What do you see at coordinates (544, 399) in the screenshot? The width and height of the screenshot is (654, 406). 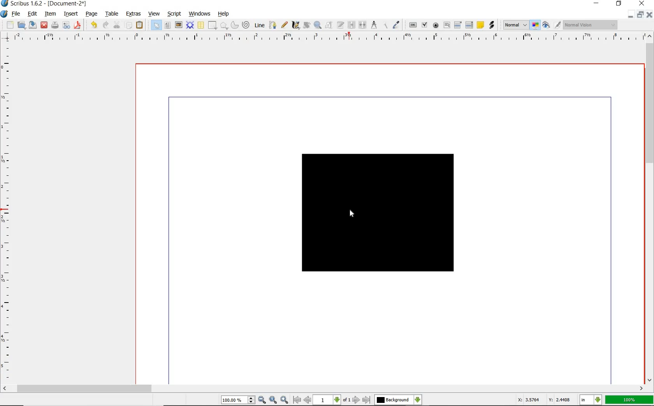 I see `X: 3.5764 Y: 2.4408` at bounding box center [544, 399].